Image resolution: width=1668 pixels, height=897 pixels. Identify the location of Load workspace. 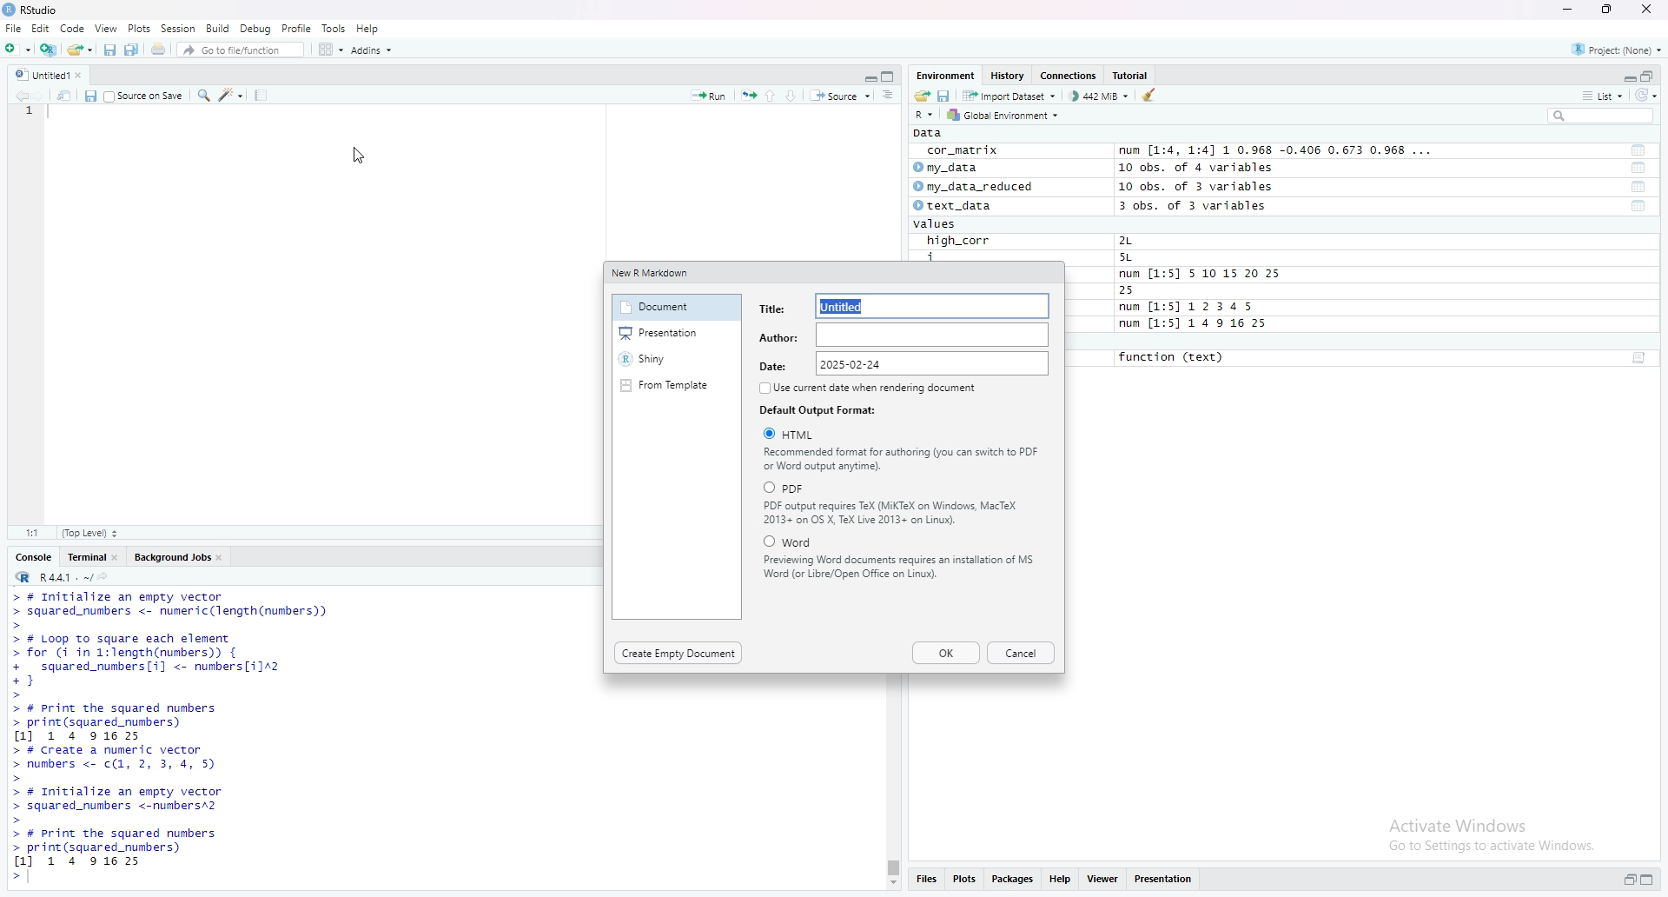
(919, 96).